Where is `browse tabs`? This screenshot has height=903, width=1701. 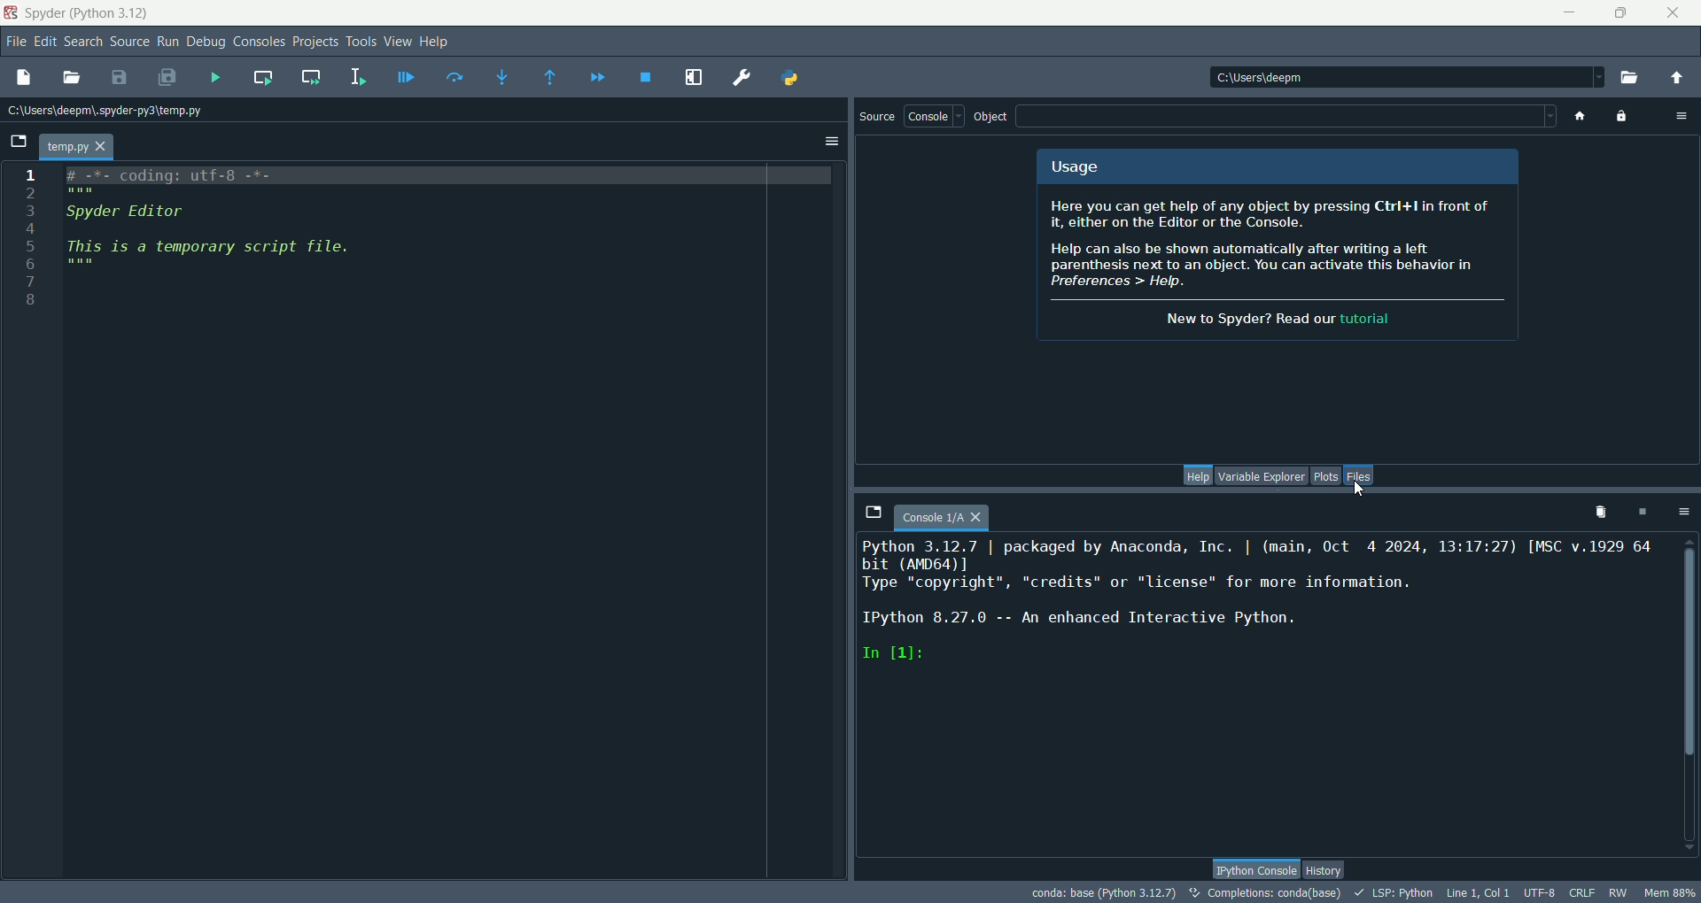 browse tabs is located at coordinates (17, 139).